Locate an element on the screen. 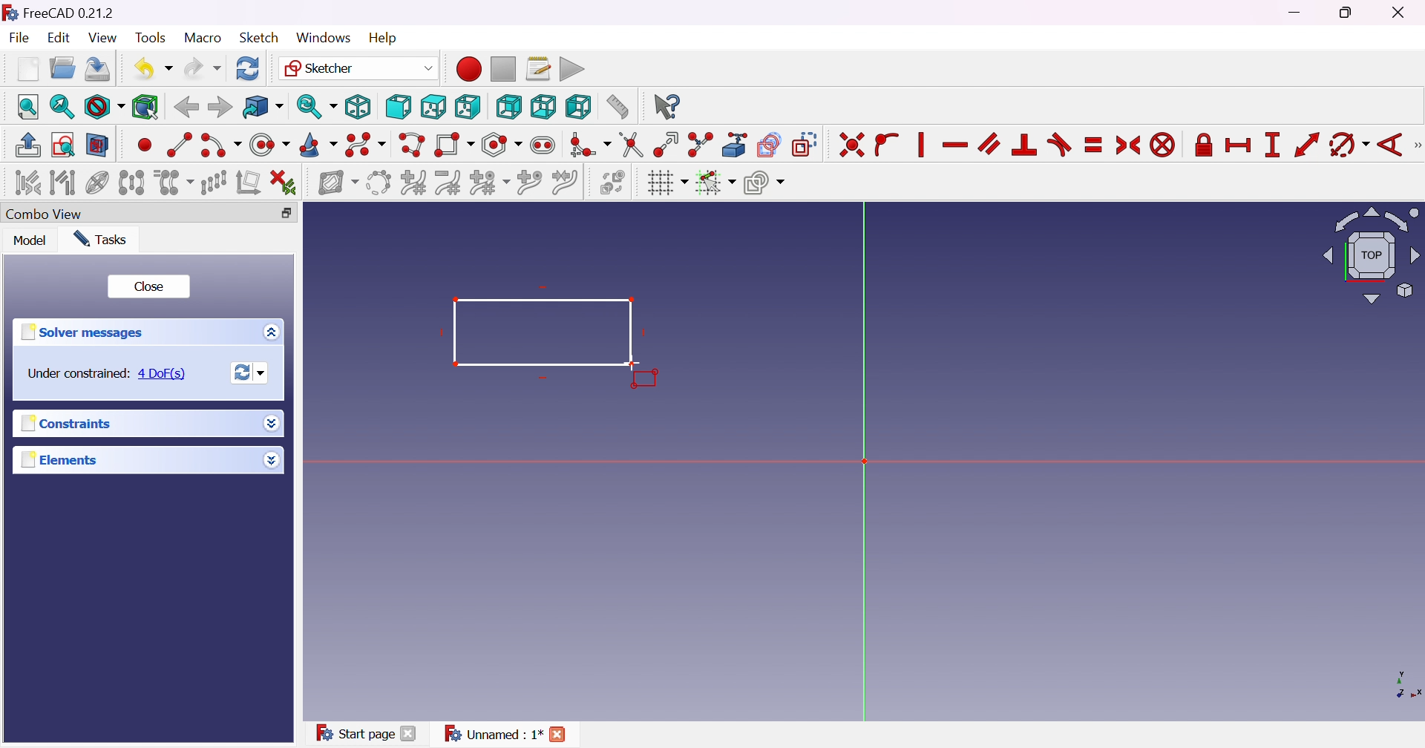  Refresh is located at coordinates (249, 68).